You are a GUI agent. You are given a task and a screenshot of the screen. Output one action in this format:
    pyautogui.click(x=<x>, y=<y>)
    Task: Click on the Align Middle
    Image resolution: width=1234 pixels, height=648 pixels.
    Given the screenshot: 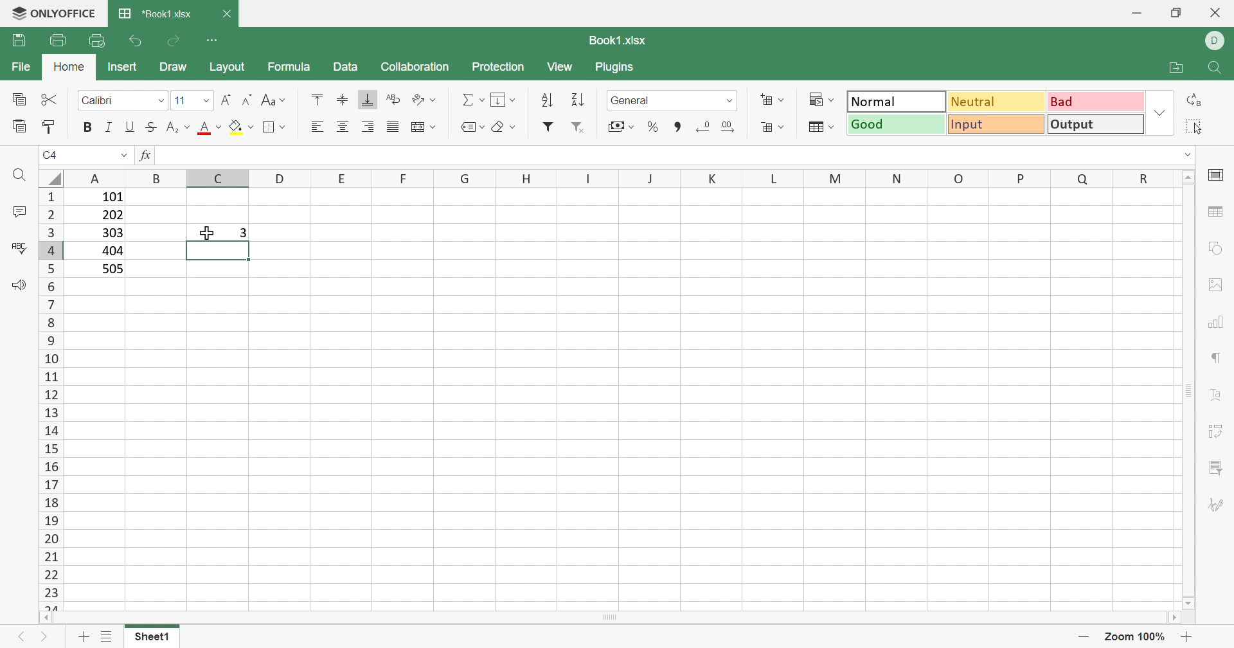 What is the action you would take?
    pyautogui.click(x=341, y=100)
    